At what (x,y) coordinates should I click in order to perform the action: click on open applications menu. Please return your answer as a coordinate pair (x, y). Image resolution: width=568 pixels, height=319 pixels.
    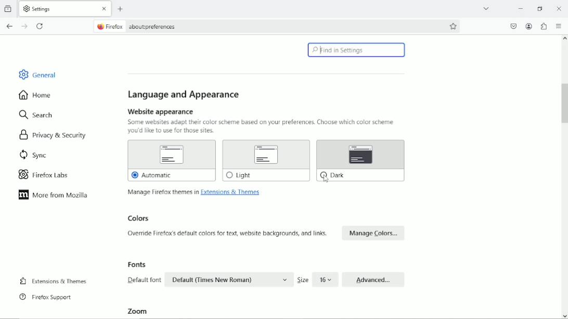
    Looking at the image, I should click on (559, 26).